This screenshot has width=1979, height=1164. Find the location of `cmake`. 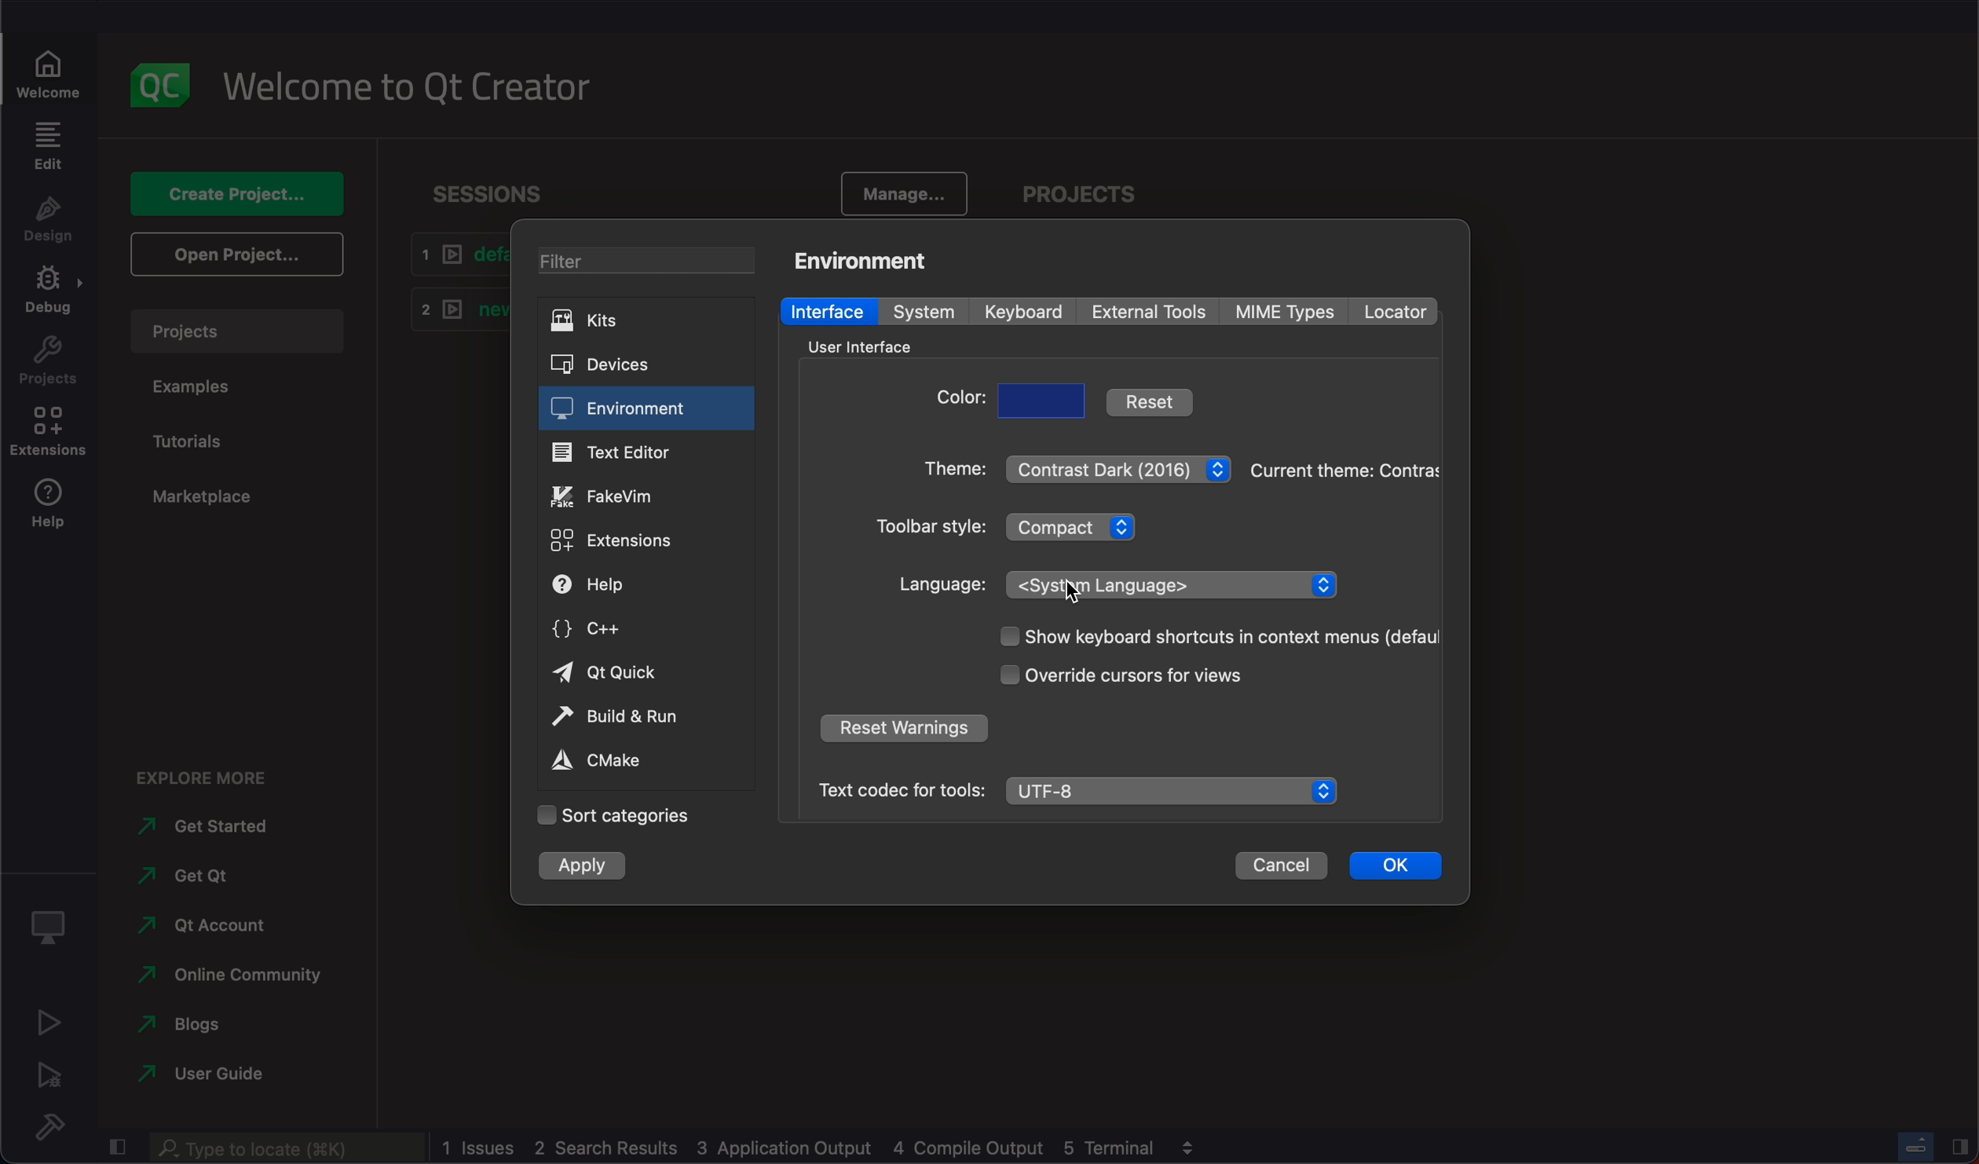

cmake is located at coordinates (630, 760).